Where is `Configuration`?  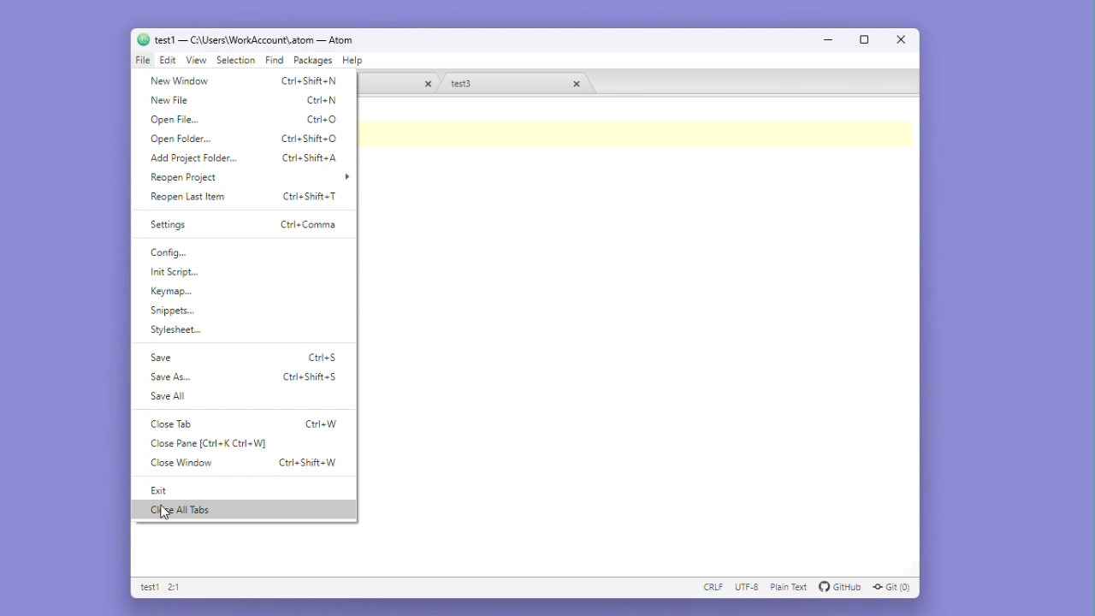 Configuration is located at coordinates (182, 254).